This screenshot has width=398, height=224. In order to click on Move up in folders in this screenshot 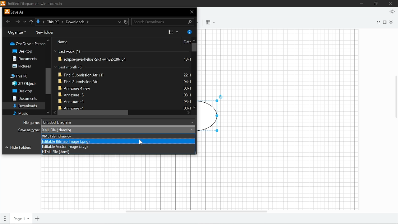, I will do `click(49, 40)`.